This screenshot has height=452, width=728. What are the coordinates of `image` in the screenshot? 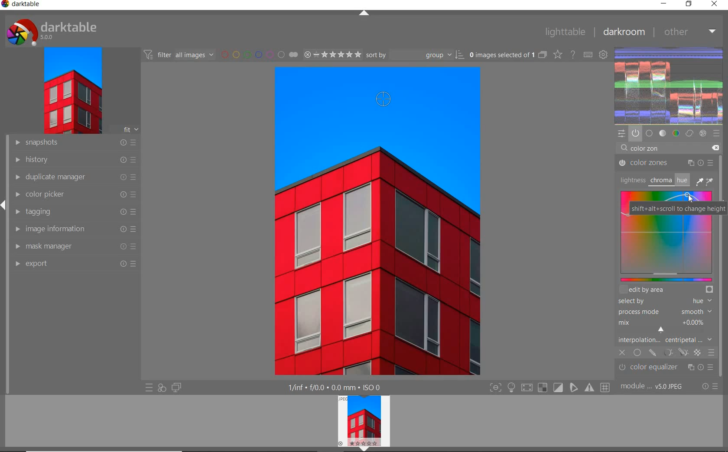 It's located at (72, 91).